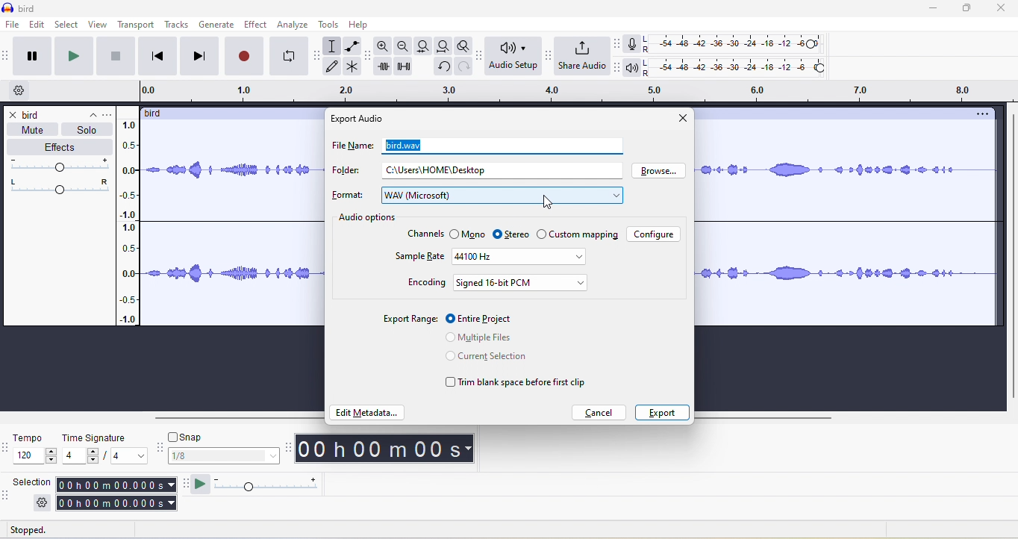 The image size is (1018, 539). I want to click on click and drag to define a looping region , so click(569, 92).